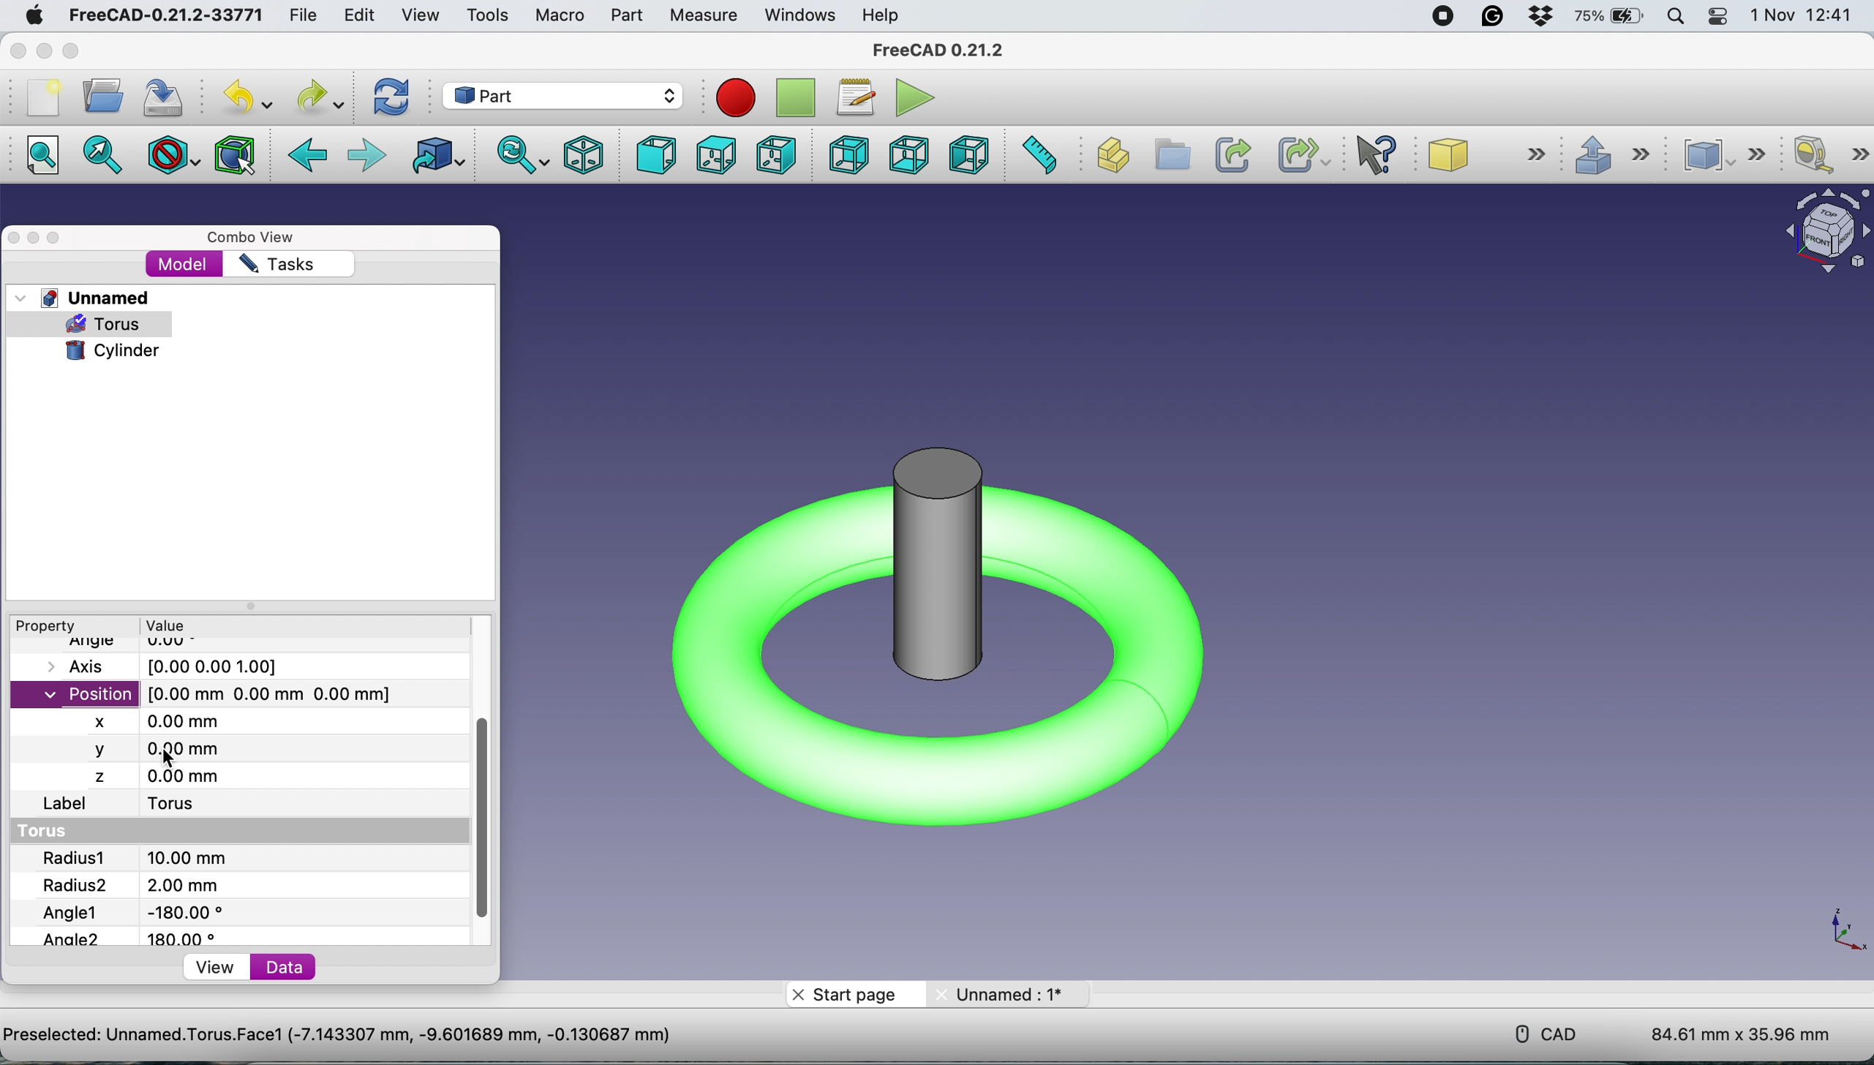  Describe the element at coordinates (562, 94) in the screenshot. I see `workbench` at that location.